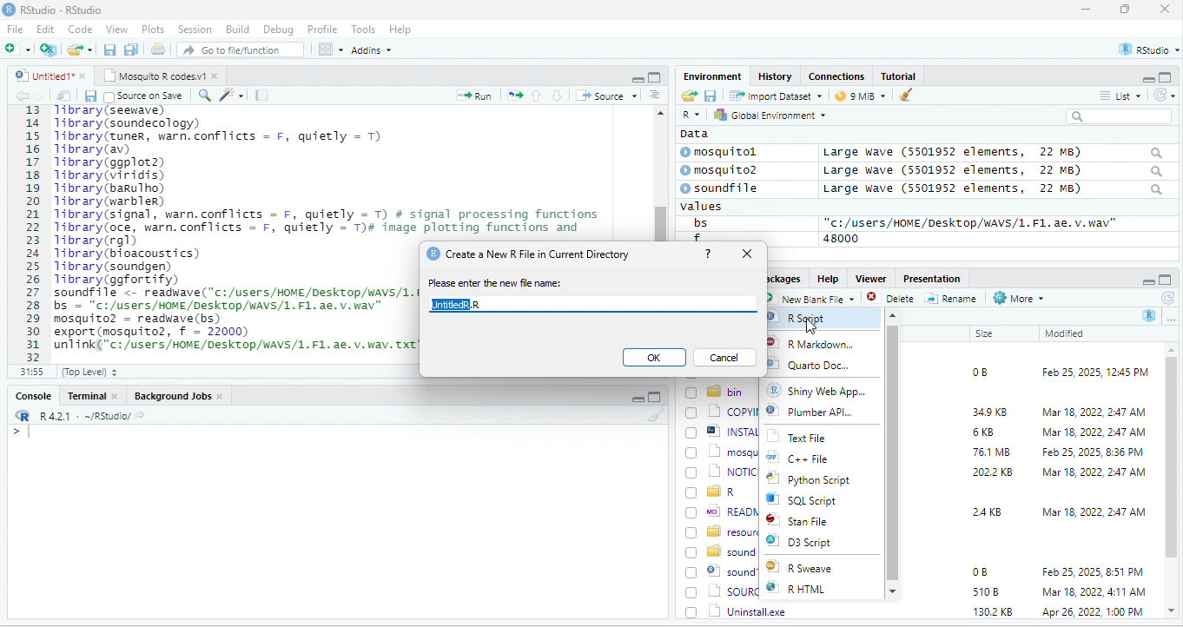 Image resolution: width=1183 pixels, height=627 pixels. Describe the element at coordinates (654, 359) in the screenshot. I see `0K` at that location.